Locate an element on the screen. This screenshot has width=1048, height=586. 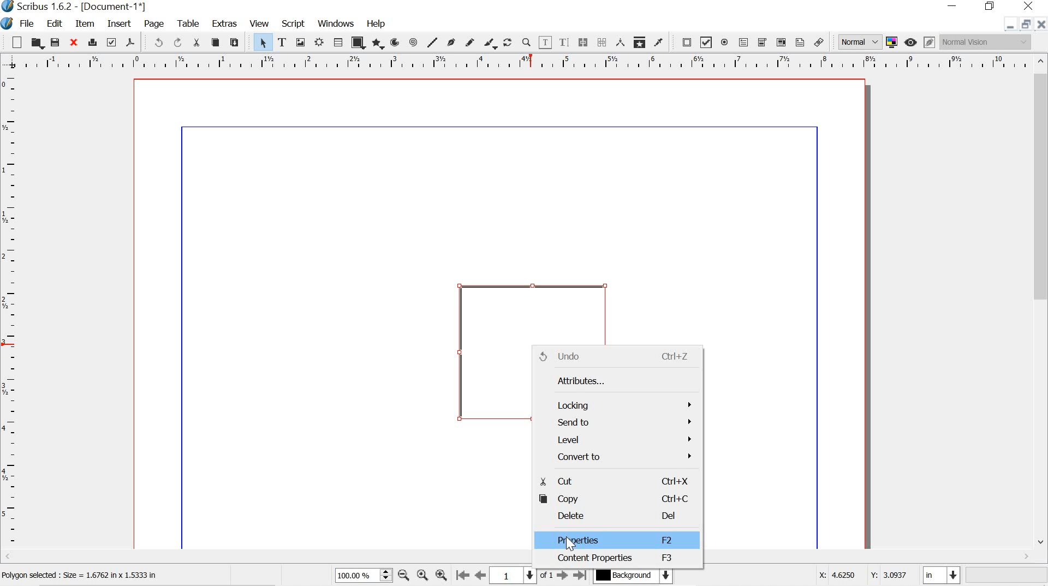
copy is located at coordinates (615, 499).